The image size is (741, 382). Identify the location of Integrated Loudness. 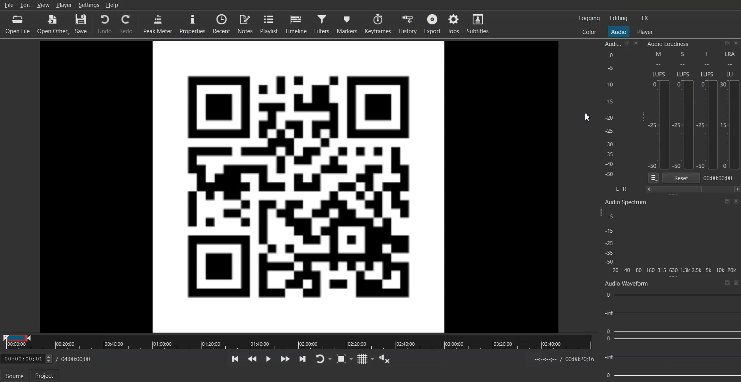
(708, 110).